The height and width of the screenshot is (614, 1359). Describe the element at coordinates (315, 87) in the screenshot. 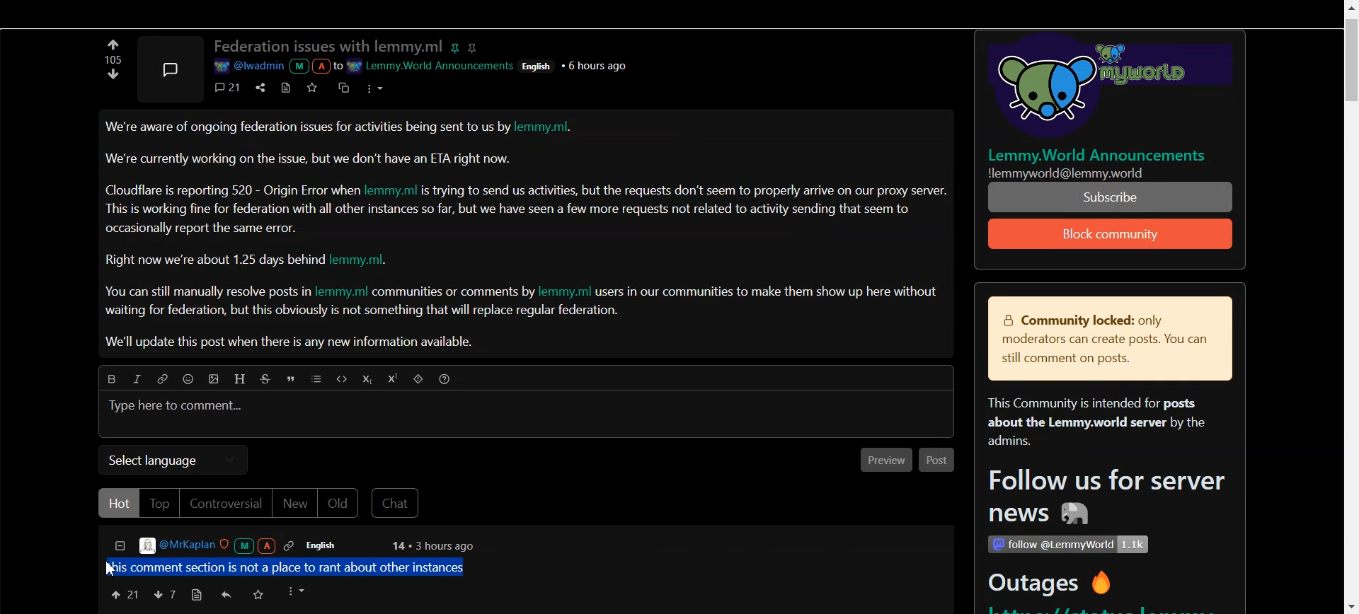

I see `save` at that location.